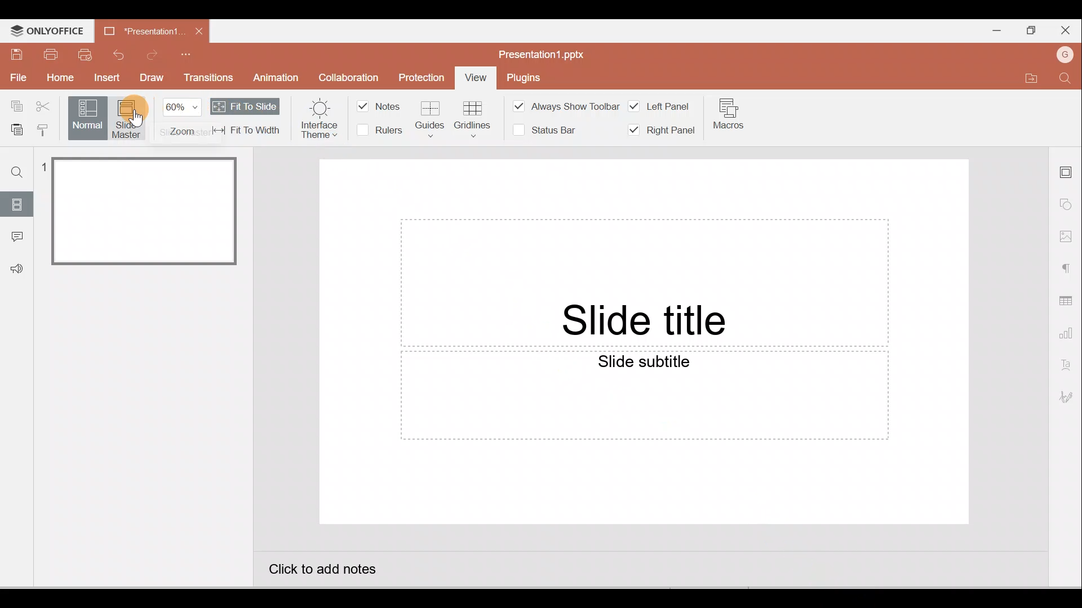  What do you see at coordinates (16, 171) in the screenshot?
I see `Find` at bounding box center [16, 171].